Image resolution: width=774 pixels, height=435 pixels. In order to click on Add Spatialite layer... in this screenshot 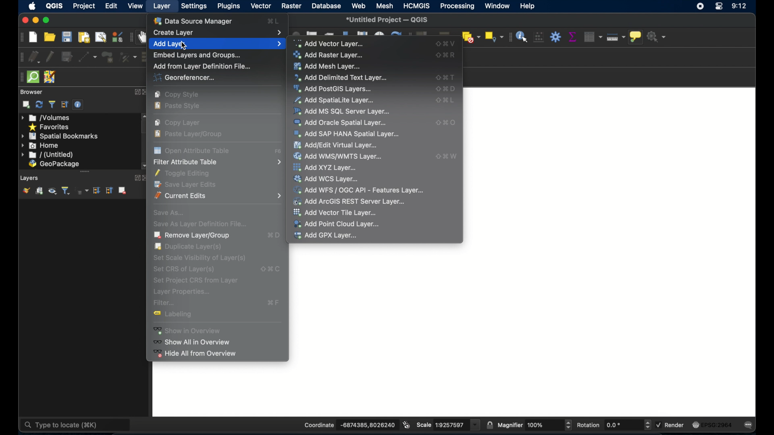, I will do `click(375, 100)`.